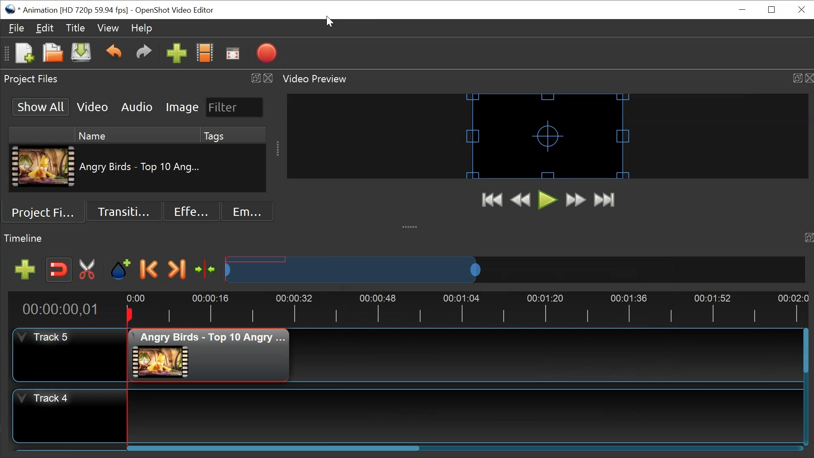  Describe the element at coordinates (149, 269) in the screenshot. I see `Previous Marker` at that location.